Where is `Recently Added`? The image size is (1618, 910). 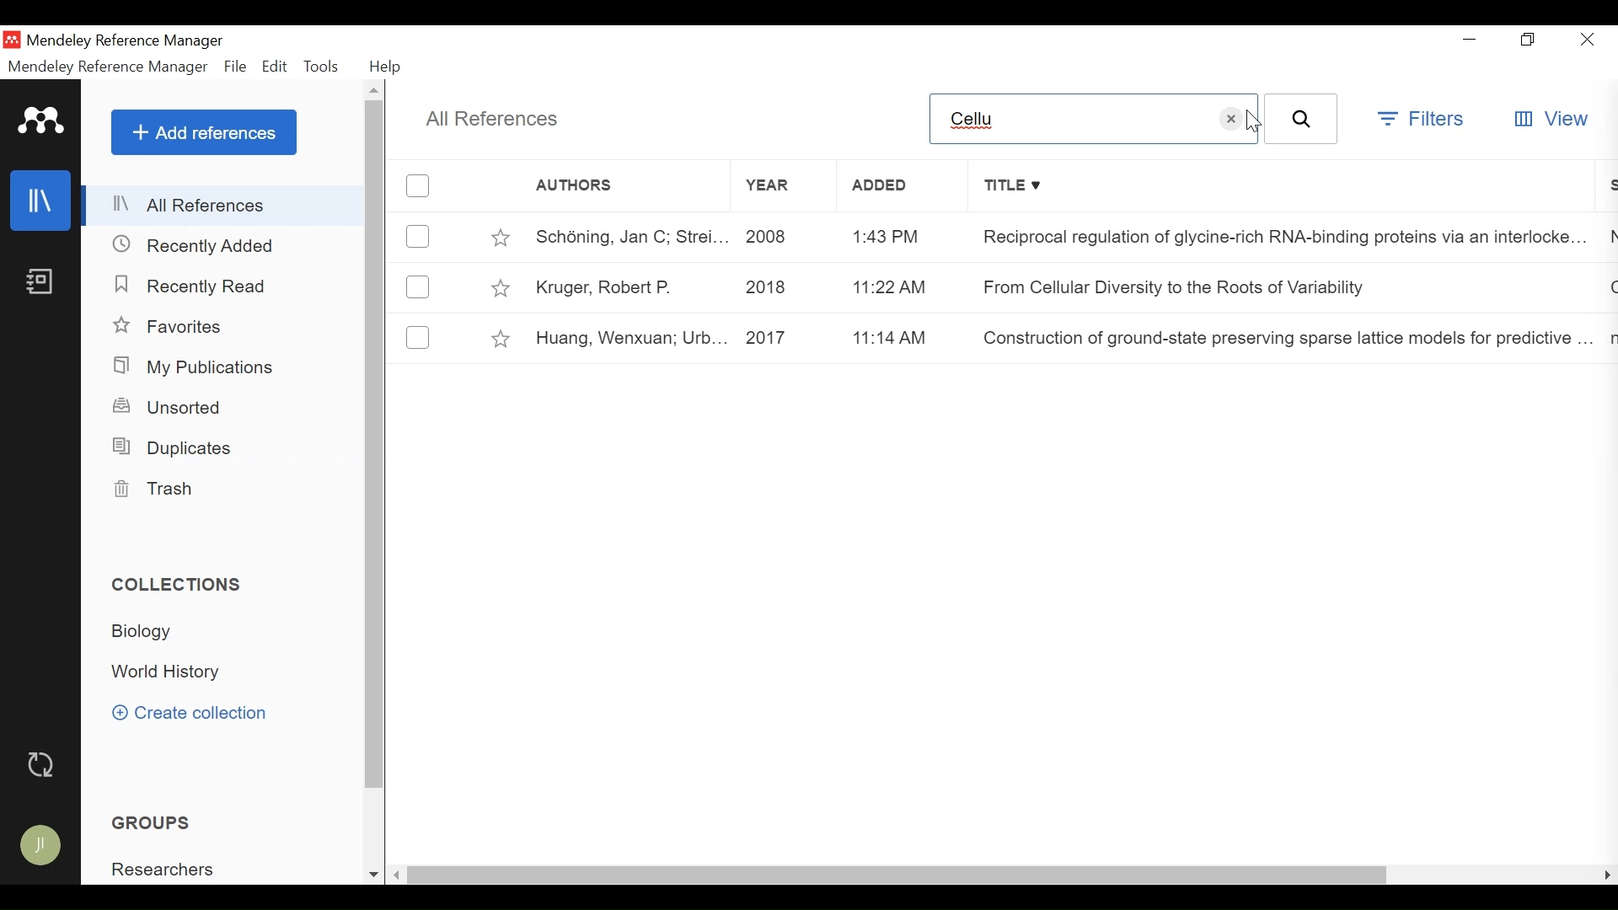
Recently Added is located at coordinates (198, 244).